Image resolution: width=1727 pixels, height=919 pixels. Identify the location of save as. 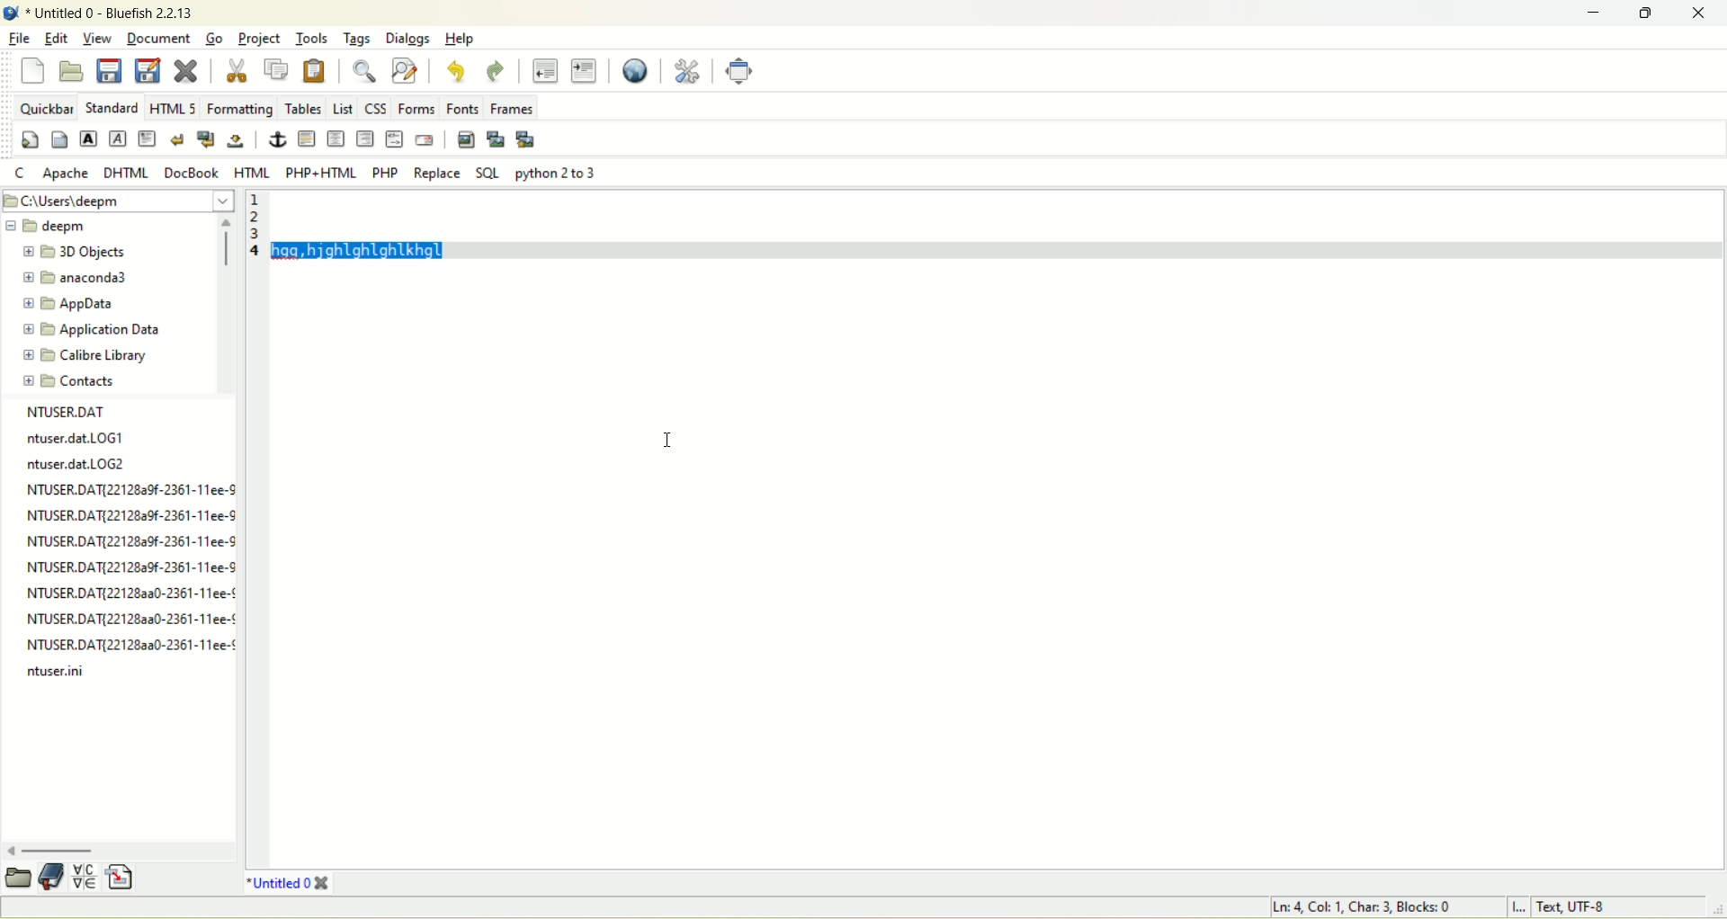
(148, 71).